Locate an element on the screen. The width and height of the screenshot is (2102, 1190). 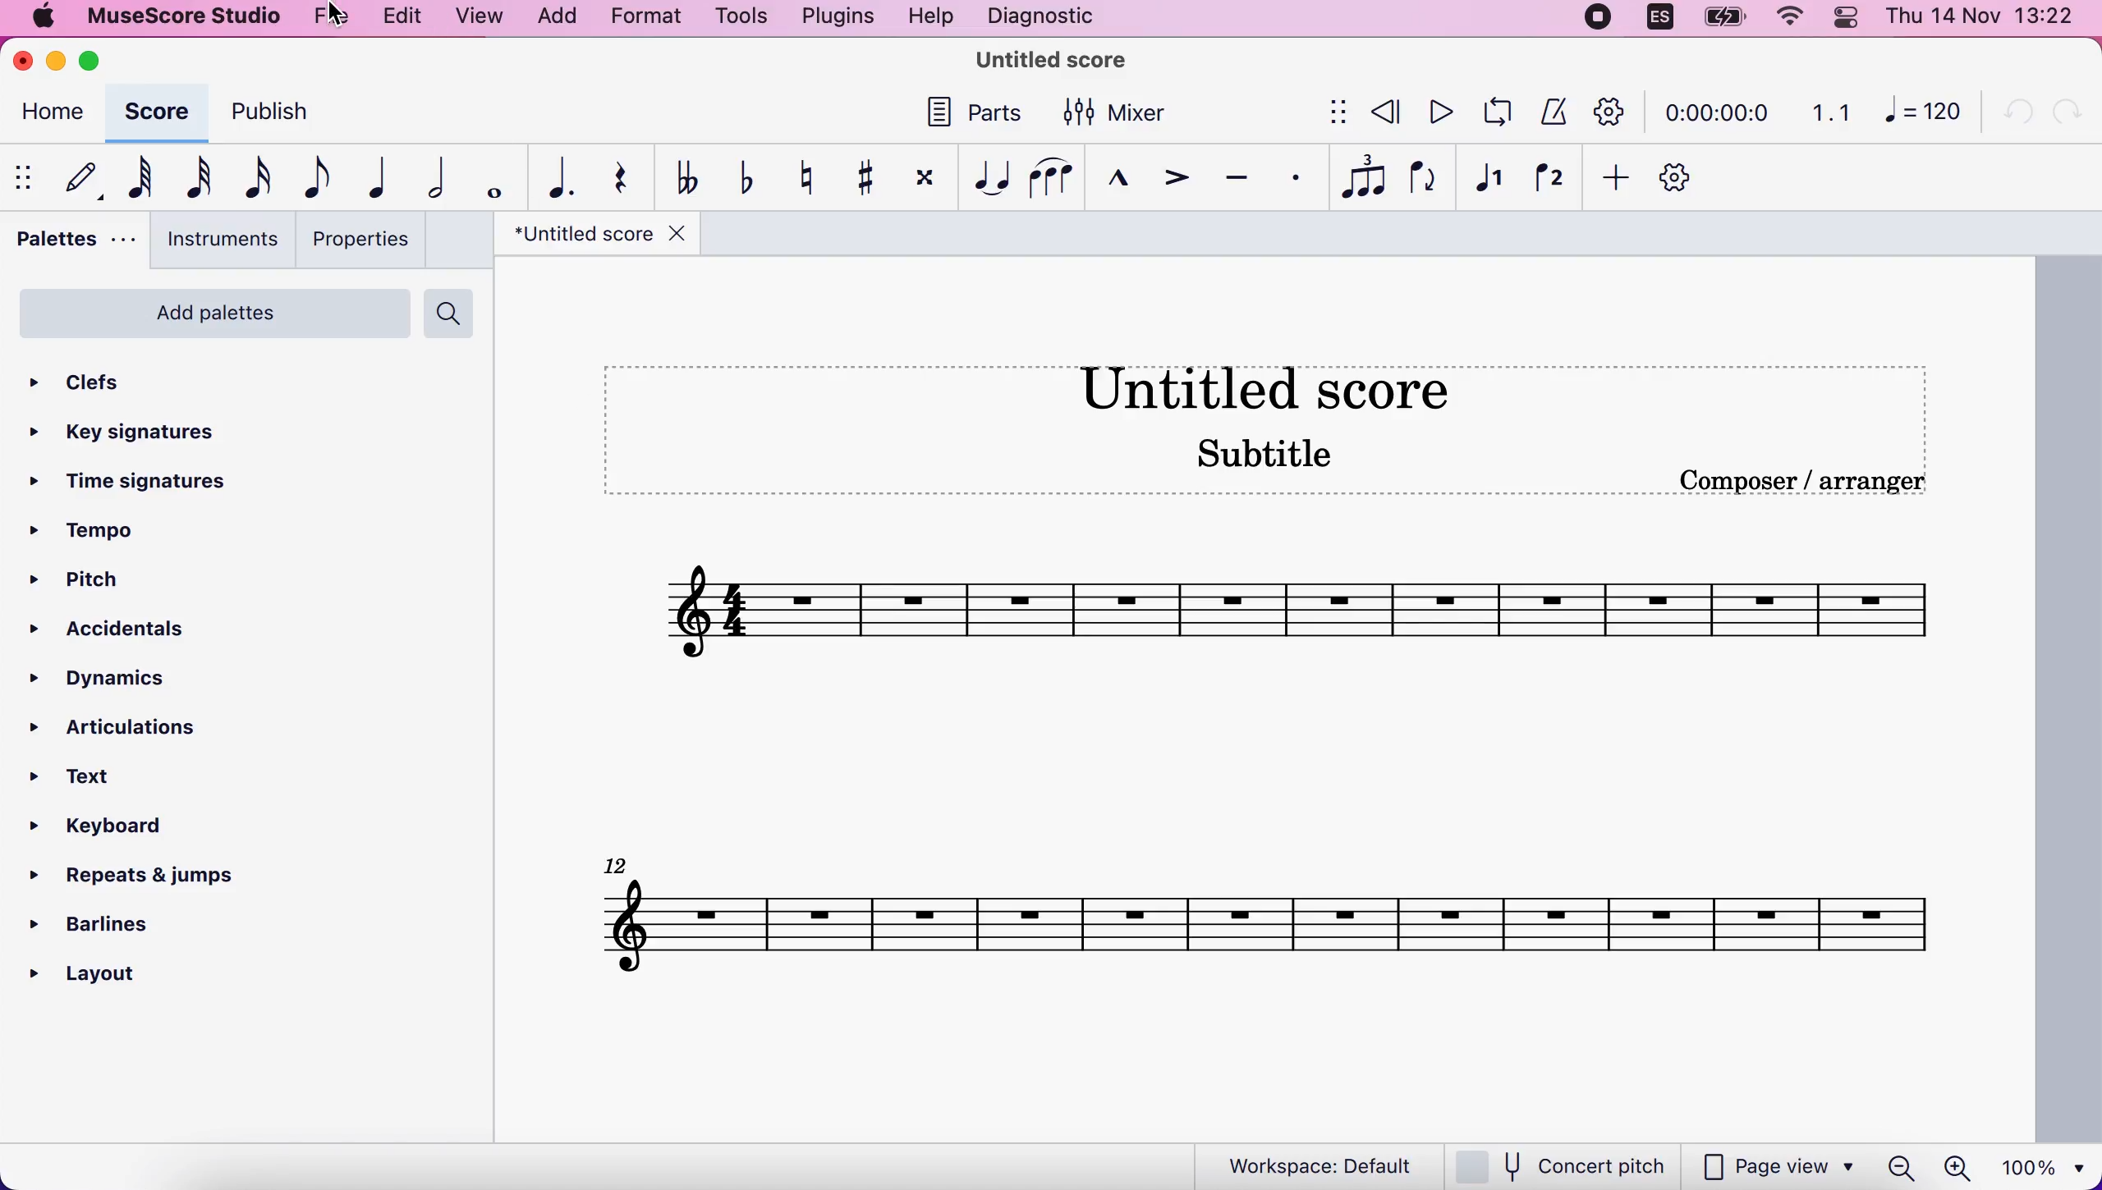
musescore studio is located at coordinates (186, 20).